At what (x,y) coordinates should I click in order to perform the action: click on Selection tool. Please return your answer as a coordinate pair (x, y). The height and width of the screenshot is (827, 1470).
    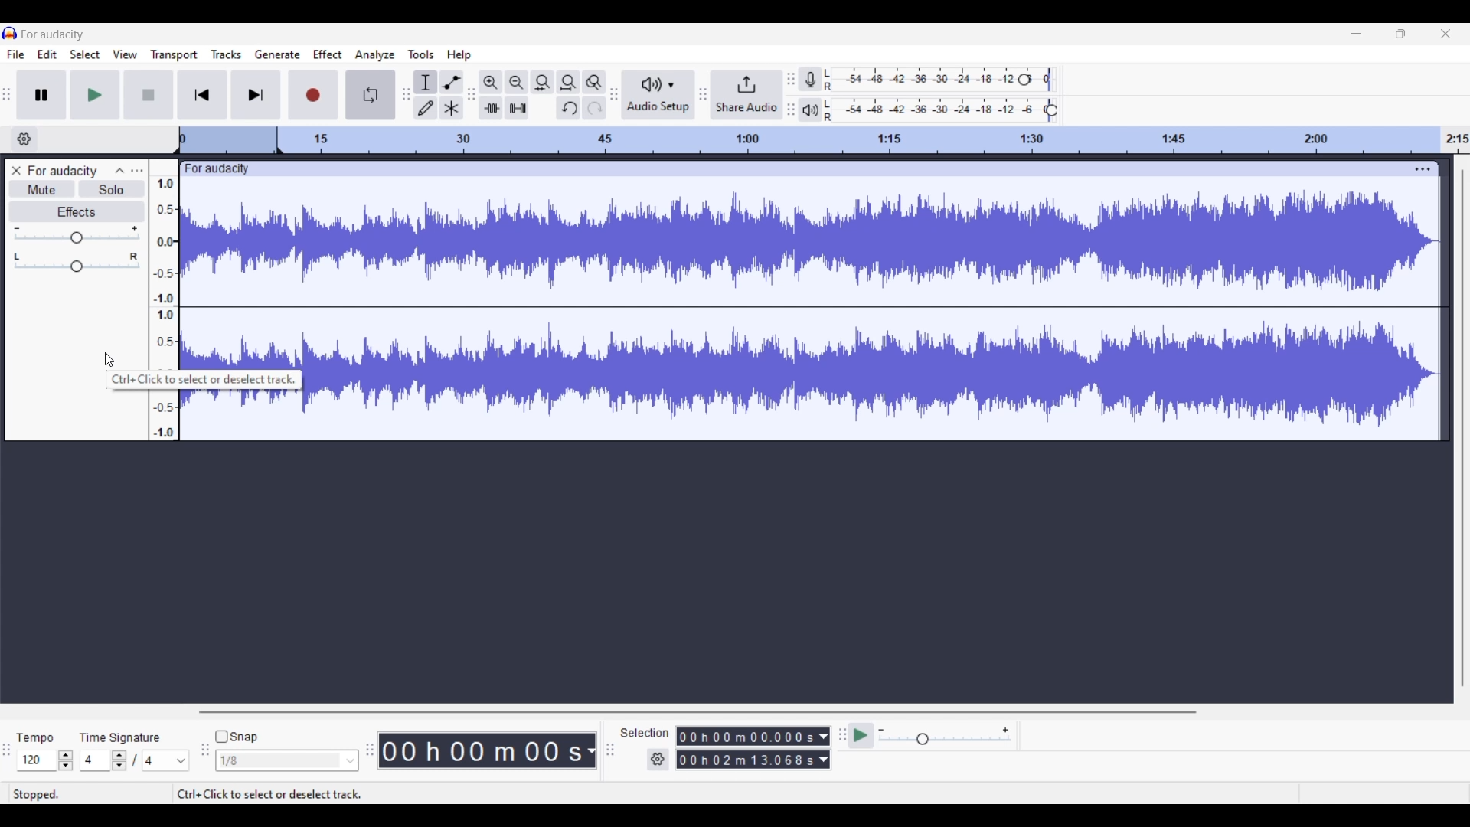
    Looking at the image, I should click on (426, 82).